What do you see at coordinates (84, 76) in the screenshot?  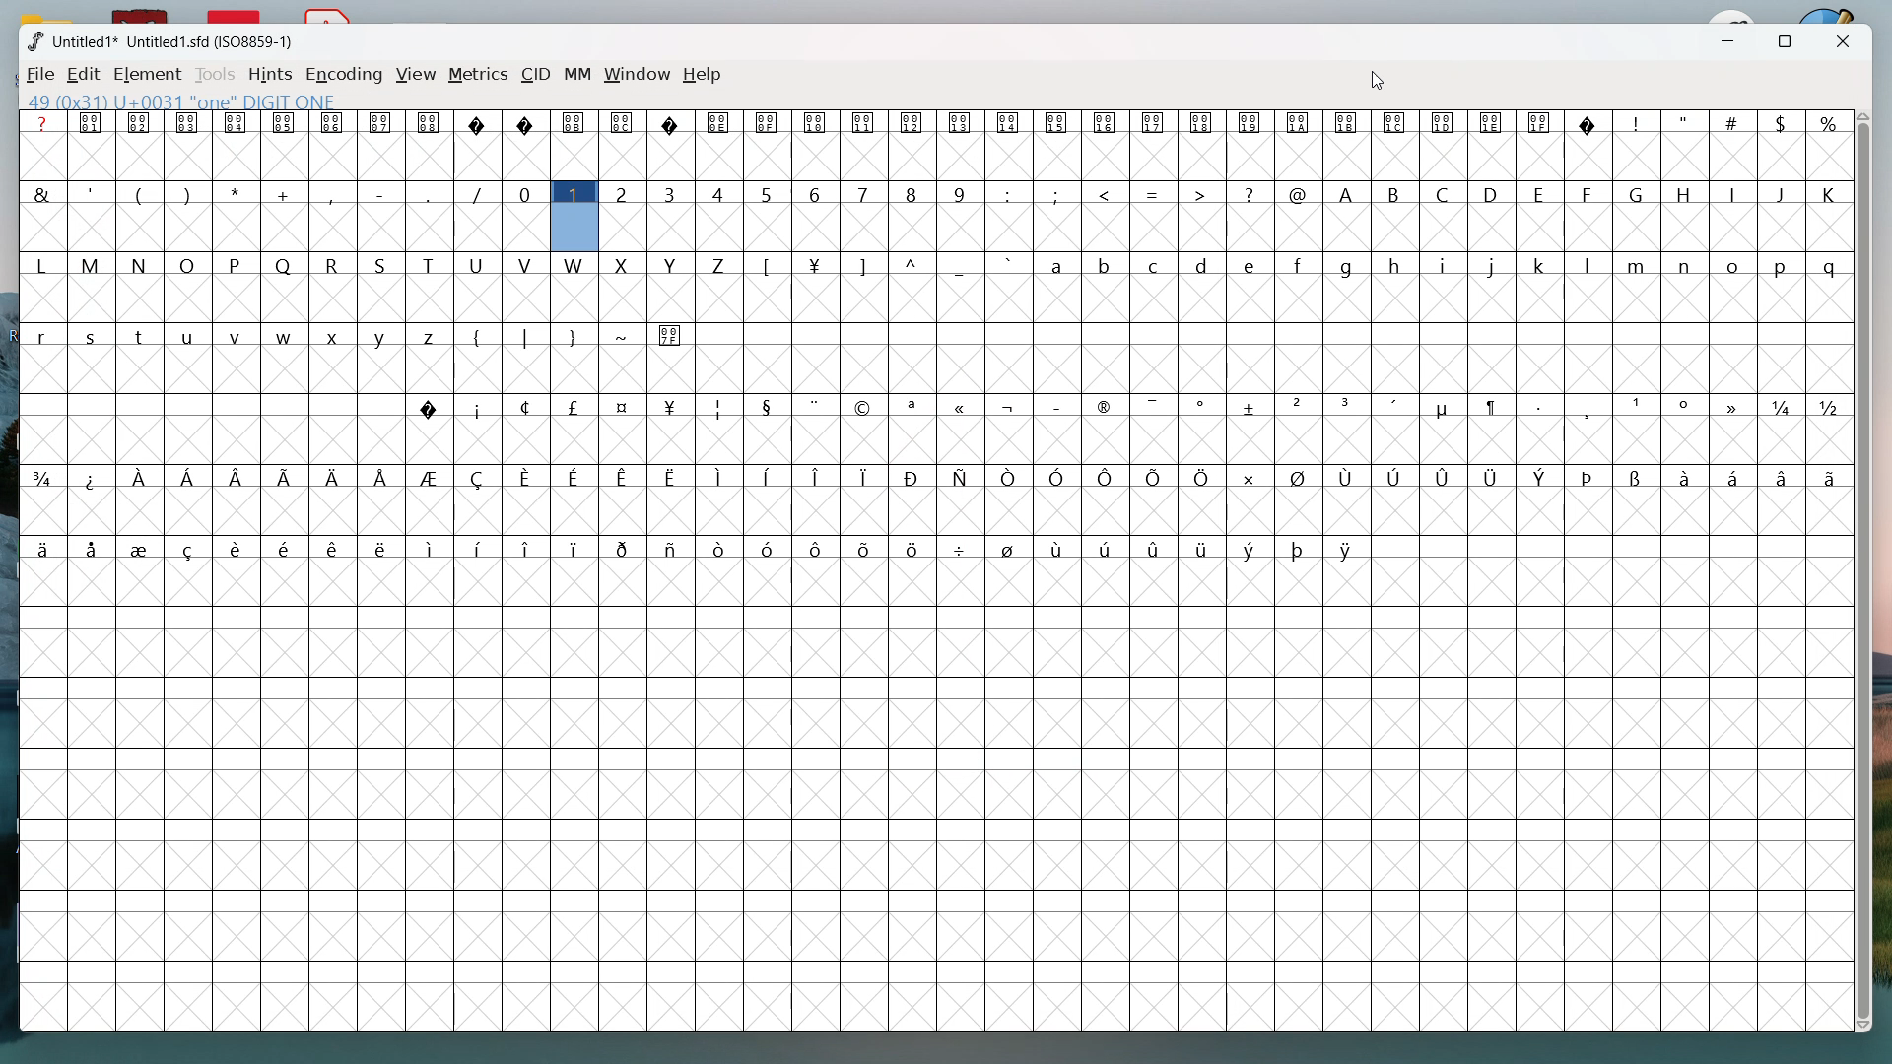 I see `edit` at bounding box center [84, 76].